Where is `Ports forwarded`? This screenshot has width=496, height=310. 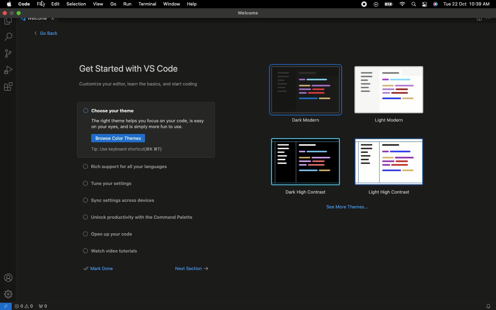 Ports forwarded is located at coordinates (45, 307).